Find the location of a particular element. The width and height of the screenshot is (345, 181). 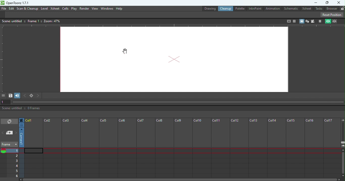

Animation is located at coordinates (273, 9).